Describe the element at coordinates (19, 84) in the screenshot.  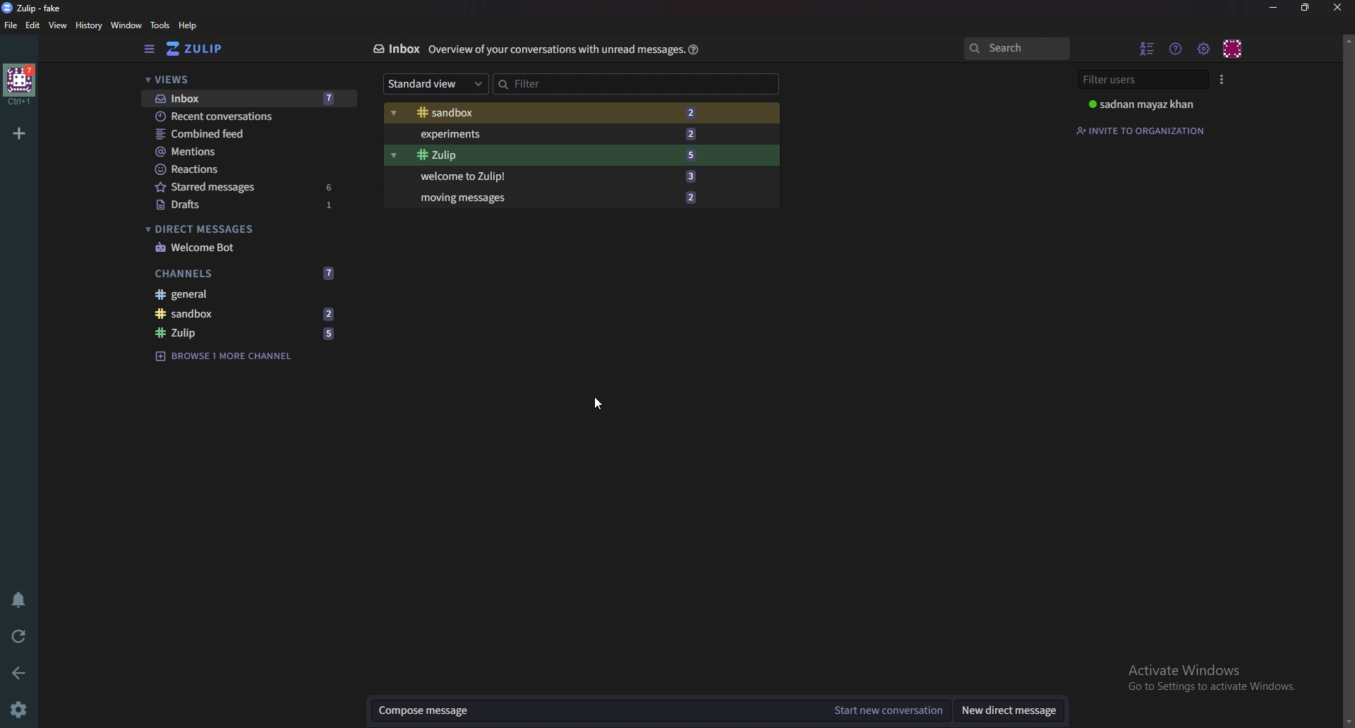
I see `home` at that location.